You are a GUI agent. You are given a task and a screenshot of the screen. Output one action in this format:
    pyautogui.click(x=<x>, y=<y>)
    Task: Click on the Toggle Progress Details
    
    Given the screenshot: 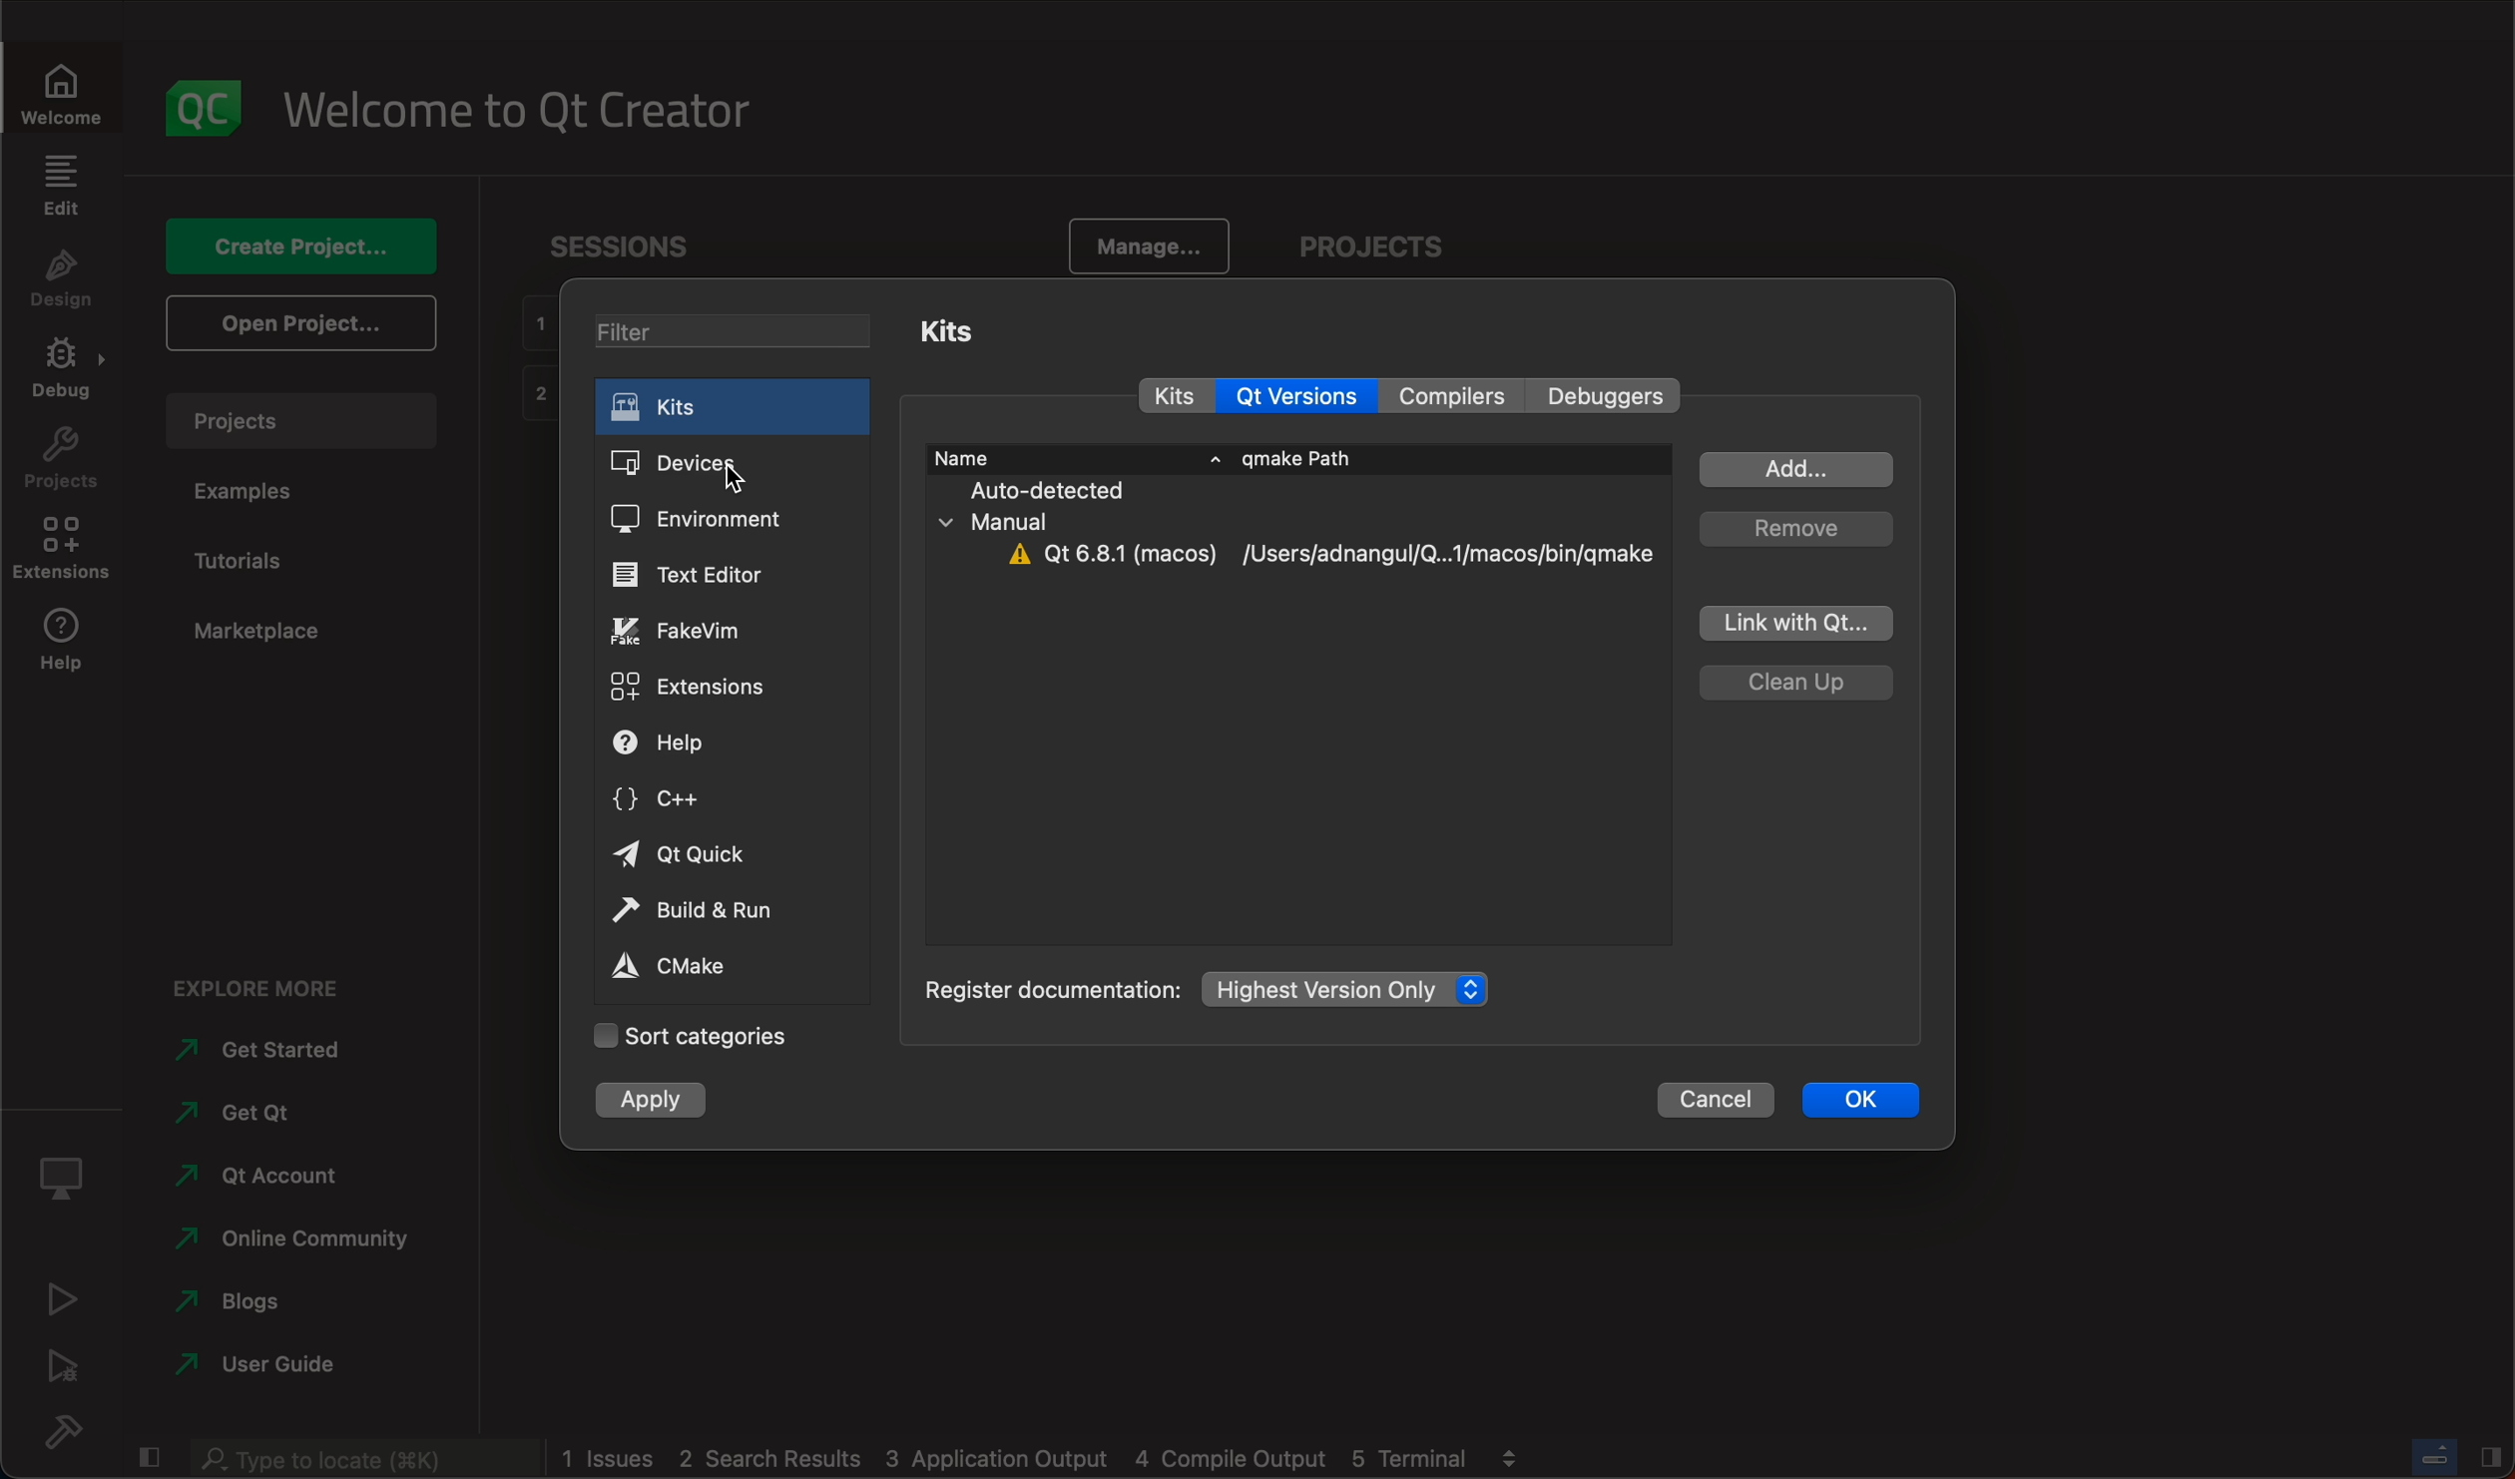 What is the action you would take?
    pyautogui.click(x=2432, y=1455)
    